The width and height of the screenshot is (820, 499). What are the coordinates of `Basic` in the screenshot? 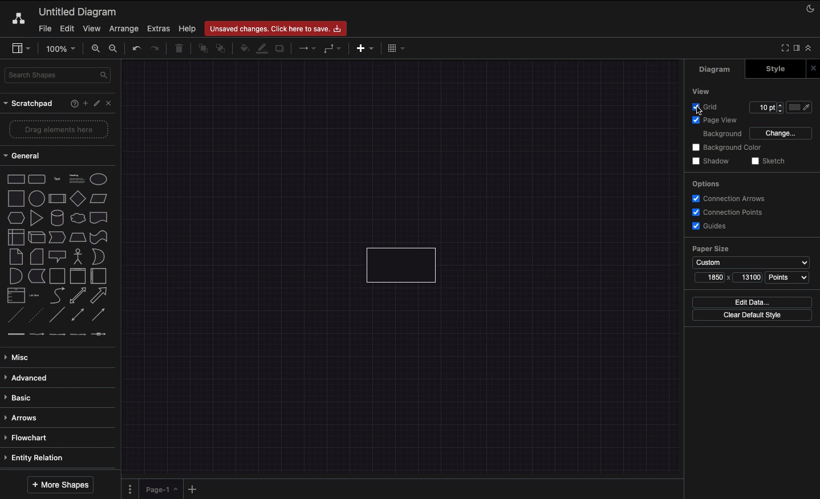 It's located at (25, 399).